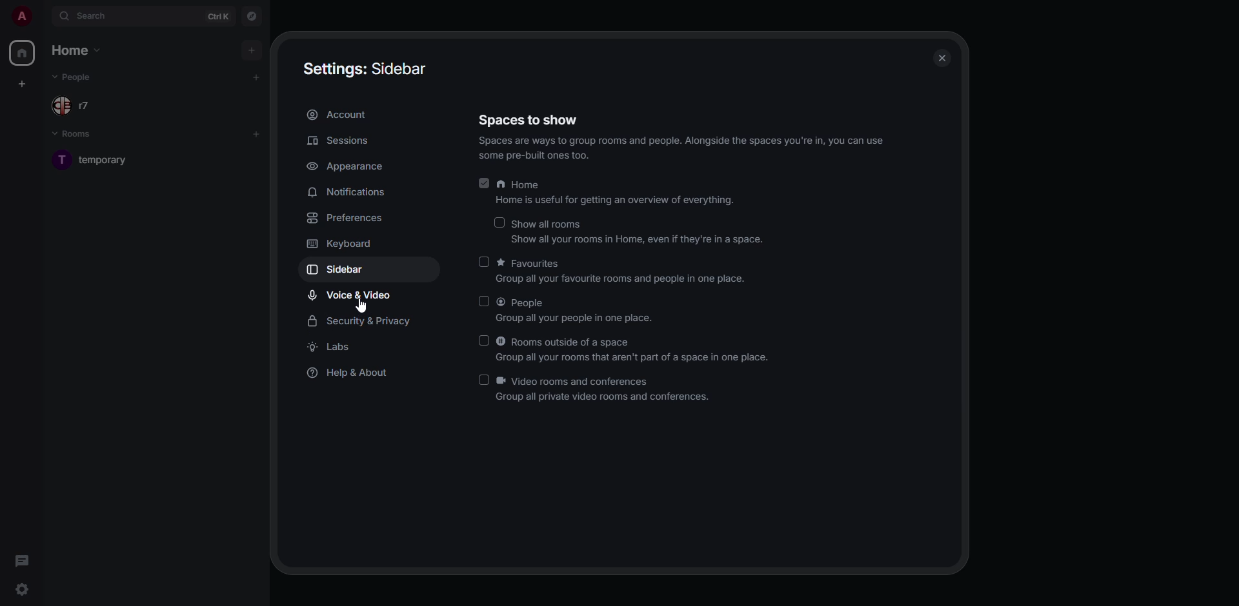 The width and height of the screenshot is (1239, 606). What do you see at coordinates (22, 83) in the screenshot?
I see `create space` at bounding box center [22, 83].